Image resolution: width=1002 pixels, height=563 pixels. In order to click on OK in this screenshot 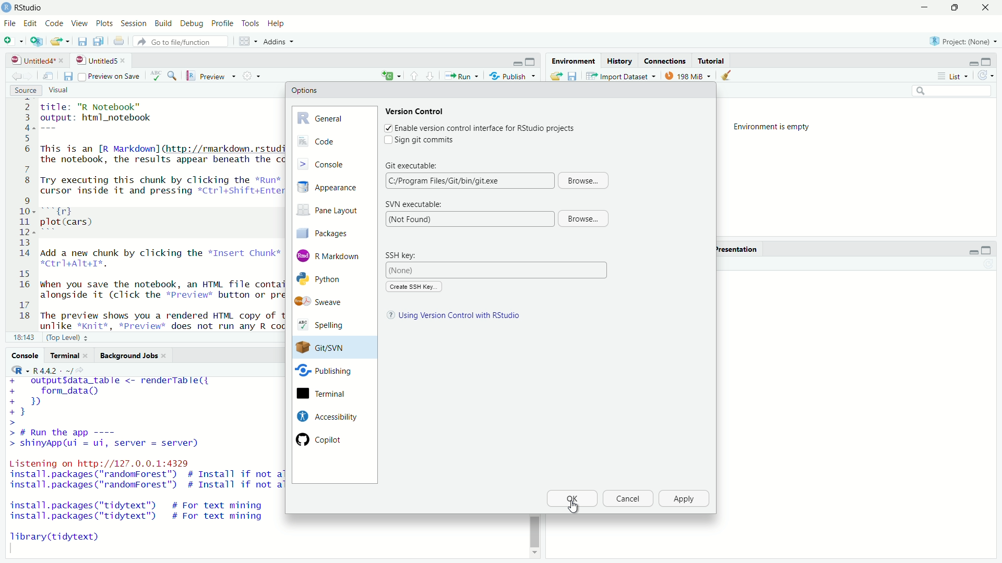, I will do `click(571, 499)`.